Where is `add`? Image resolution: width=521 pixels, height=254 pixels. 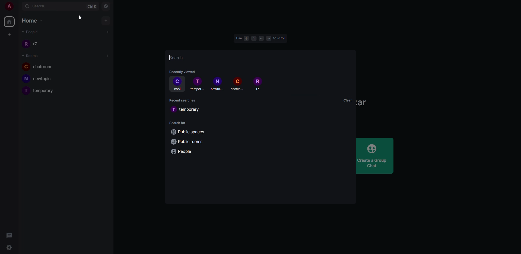
add is located at coordinates (109, 56).